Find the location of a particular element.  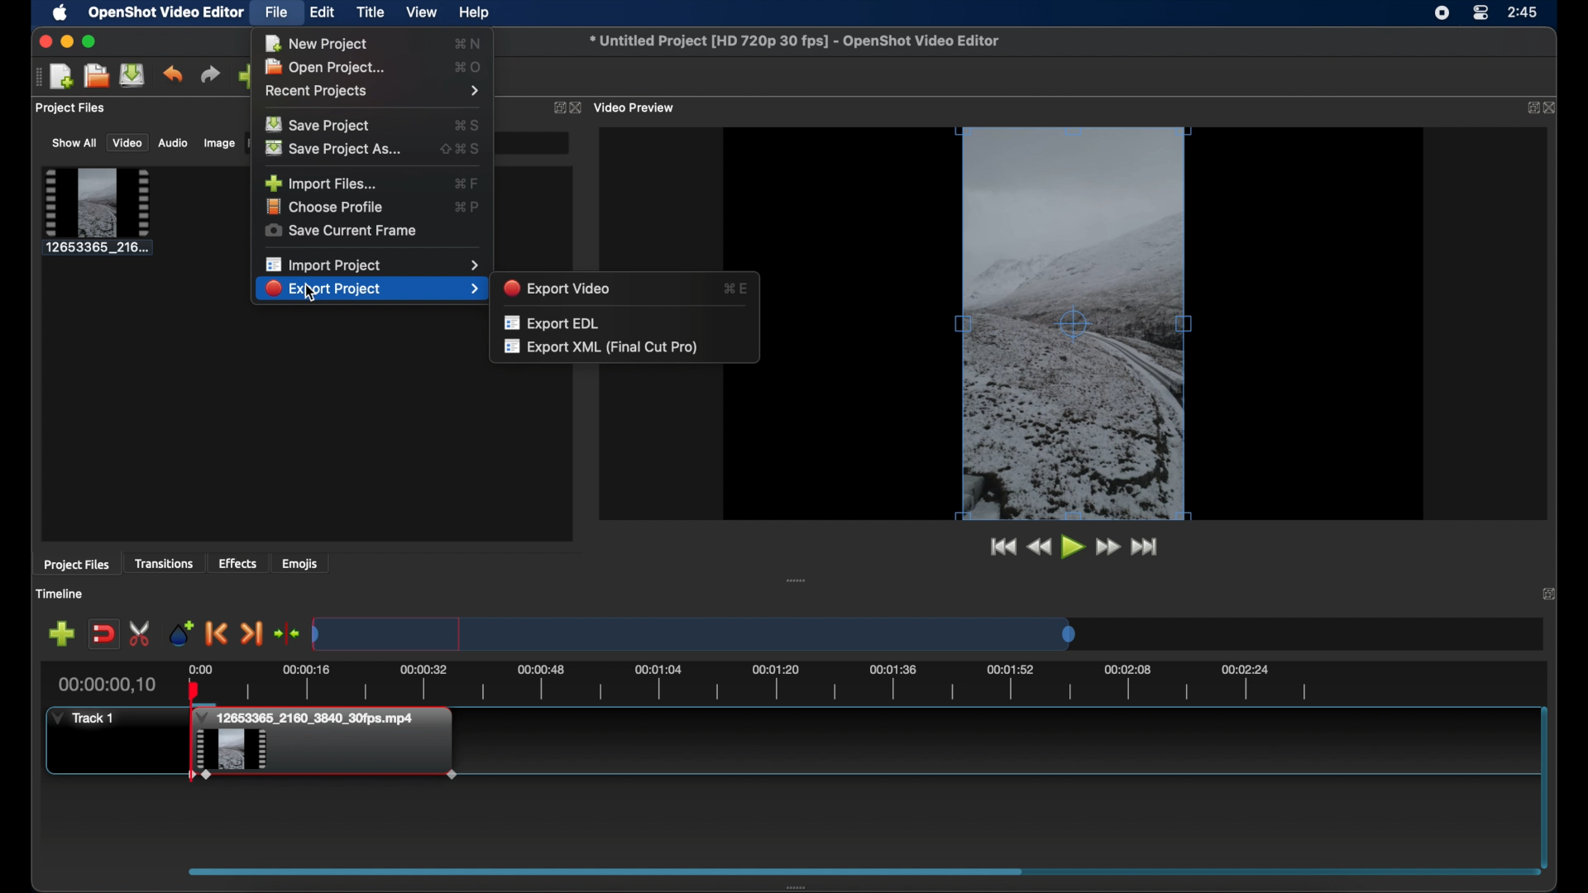

close is located at coordinates (576, 107).